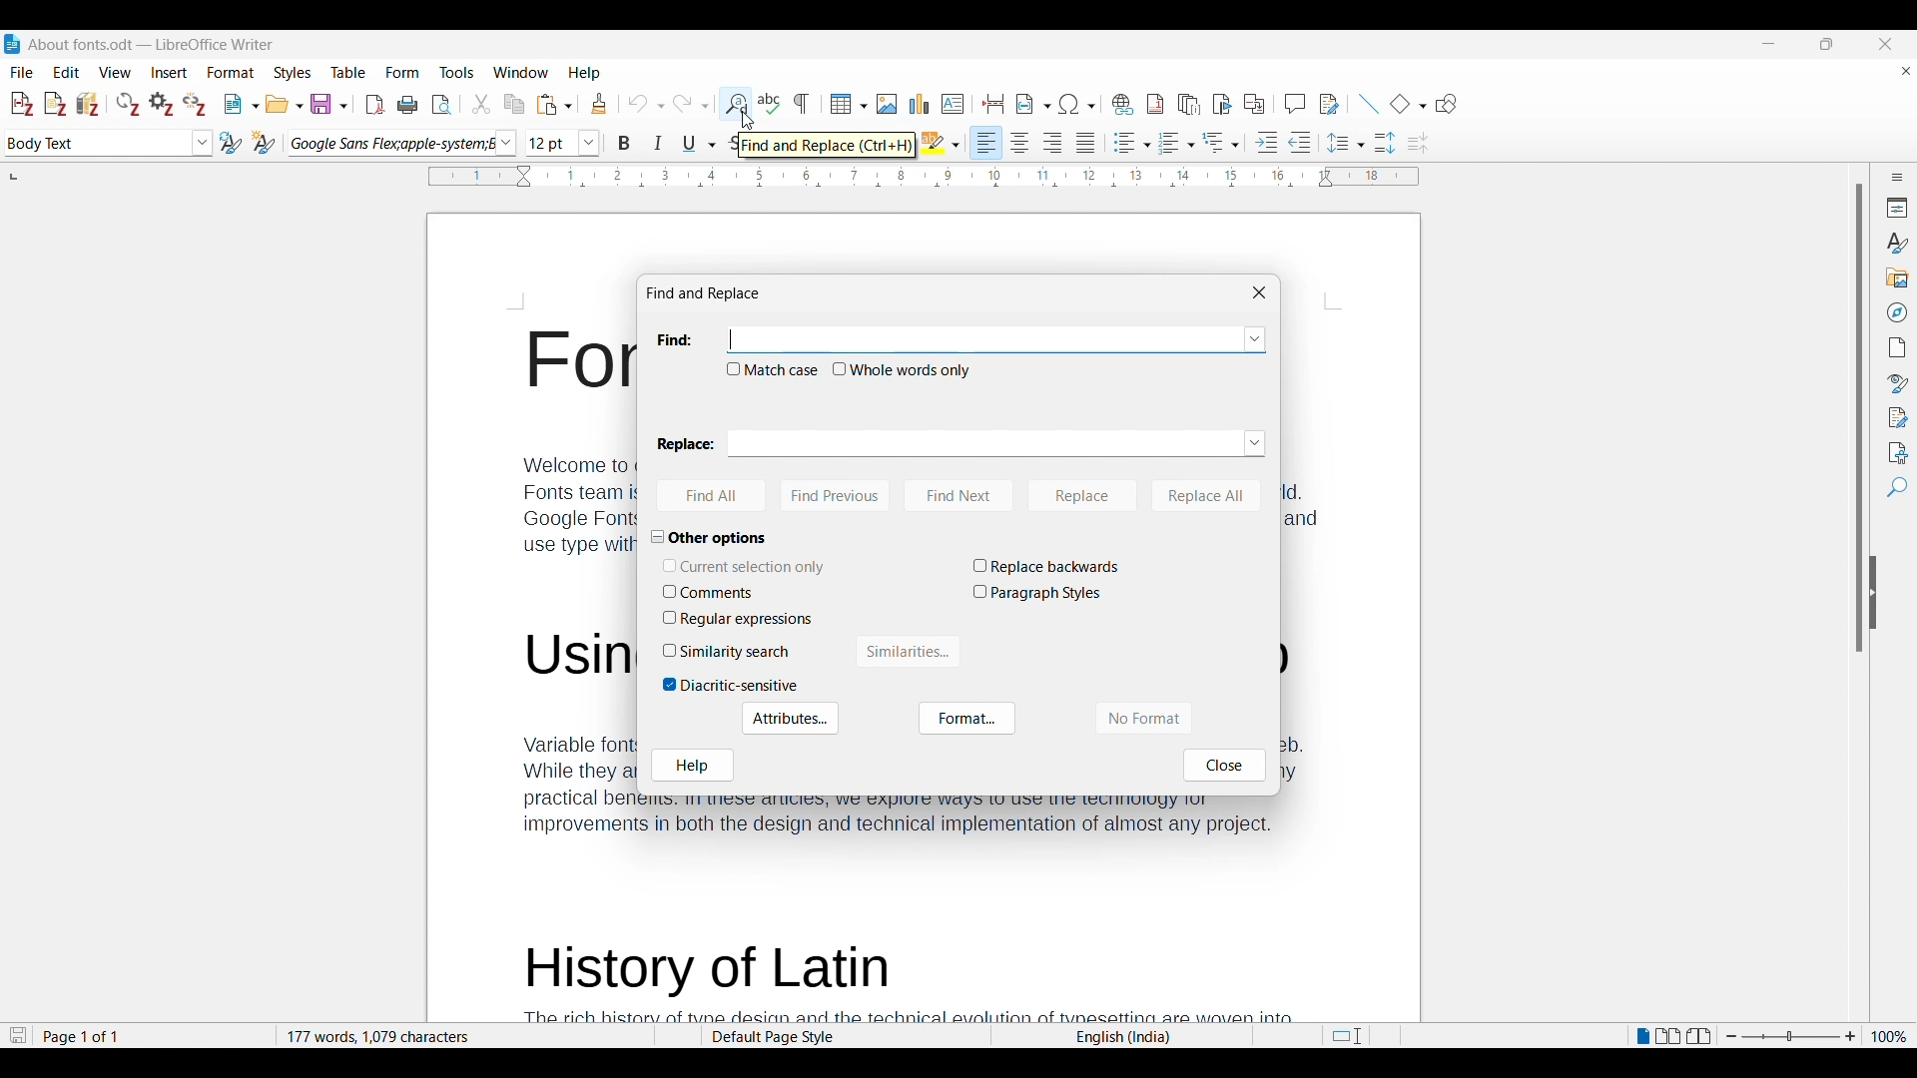  I want to click on Unlink citations, so click(195, 104).